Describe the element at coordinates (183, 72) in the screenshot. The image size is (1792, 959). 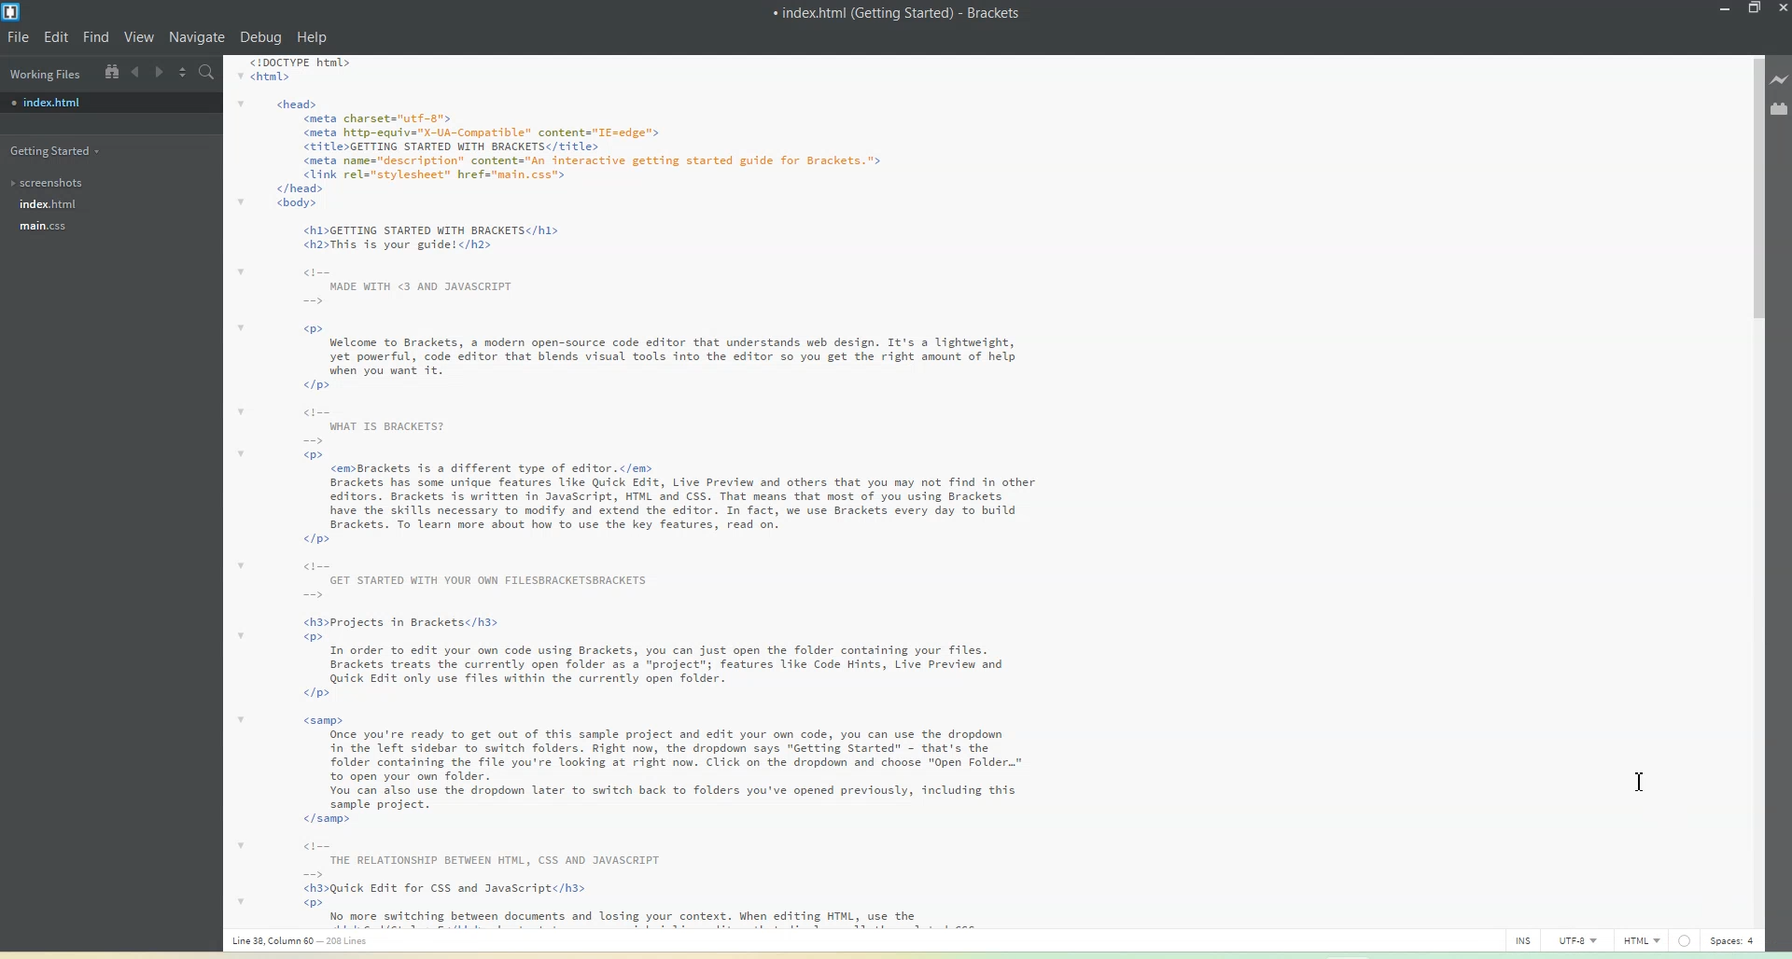
I see `Split the editor vertically or Horizontally` at that location.